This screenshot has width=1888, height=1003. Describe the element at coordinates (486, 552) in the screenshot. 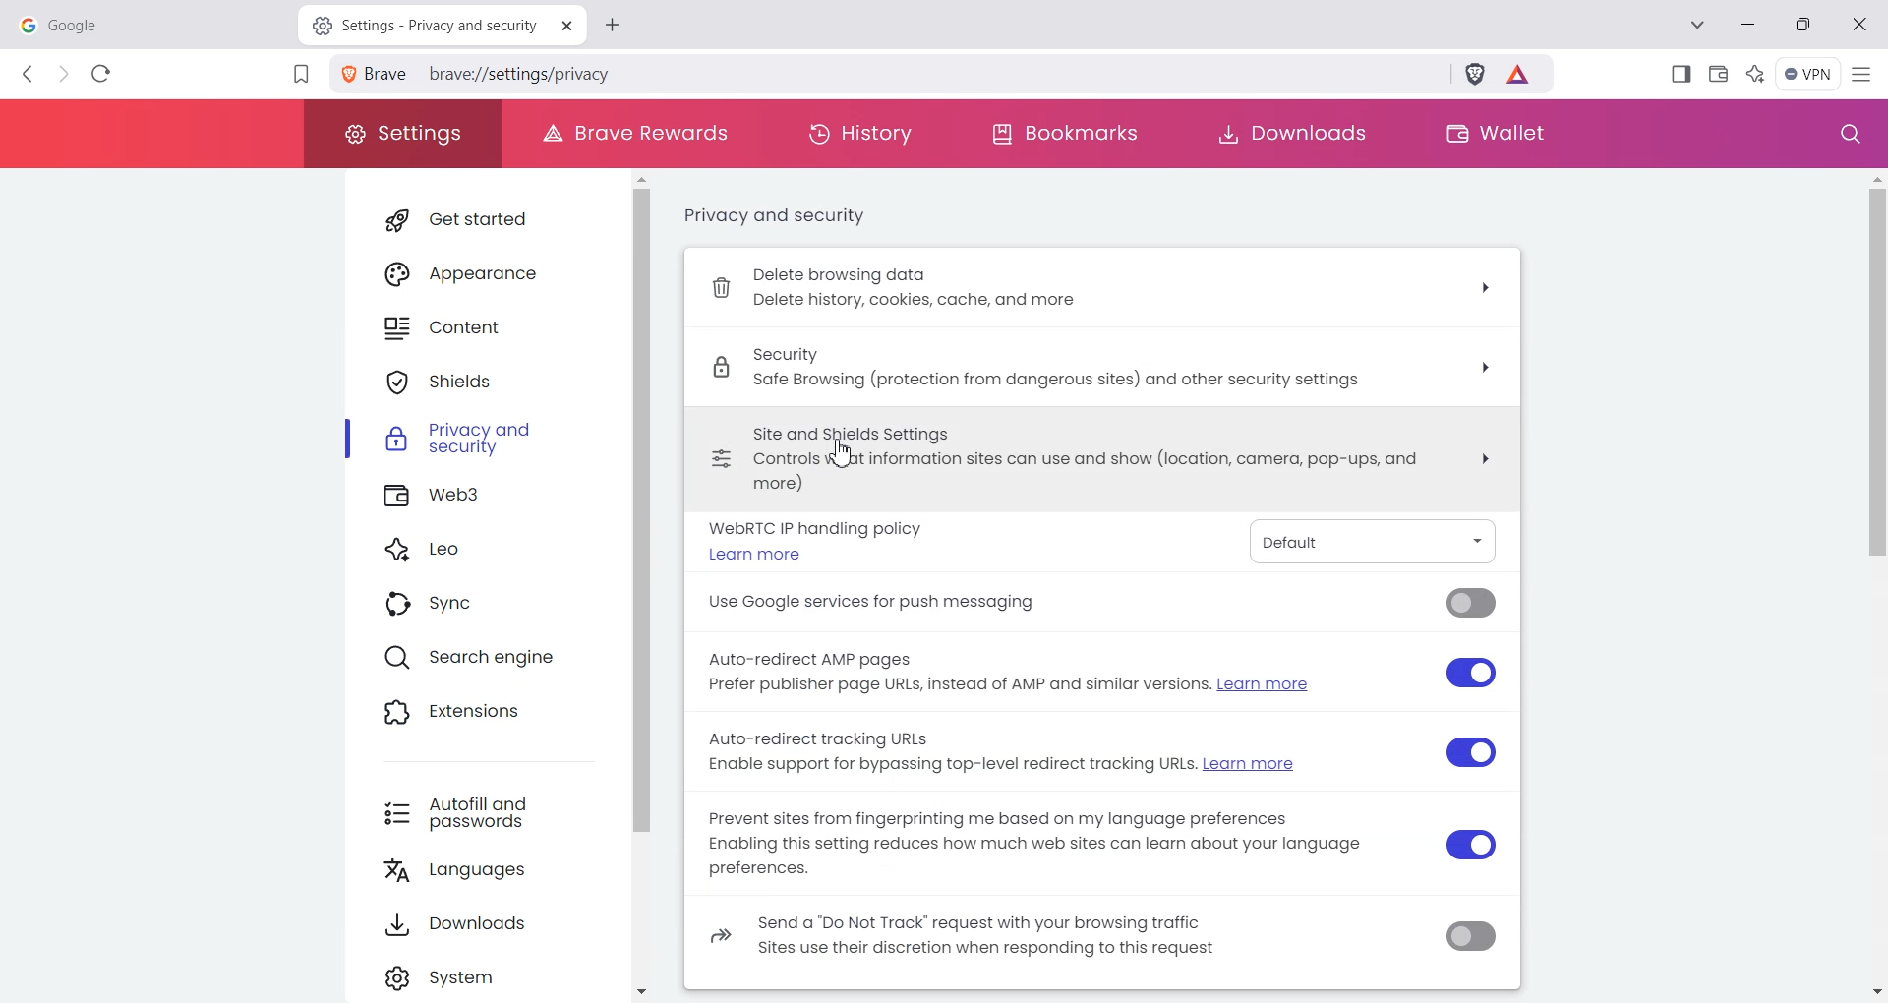

I see `Leo` at that location.